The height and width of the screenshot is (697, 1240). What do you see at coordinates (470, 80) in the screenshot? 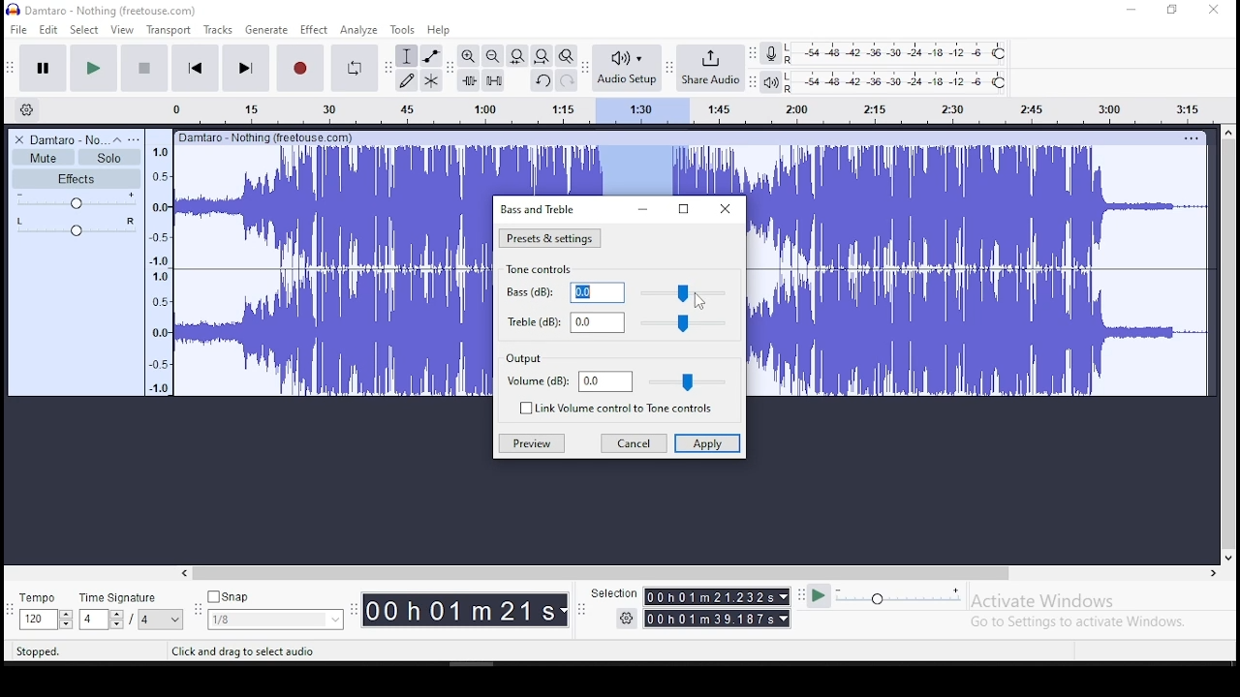
I see `trim audio outside selection` at bounding box center [470, 80].